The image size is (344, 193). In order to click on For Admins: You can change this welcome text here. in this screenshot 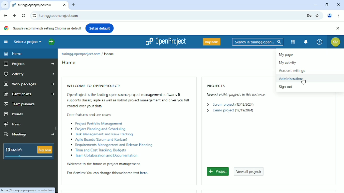, I will do `click(109, 173)`.